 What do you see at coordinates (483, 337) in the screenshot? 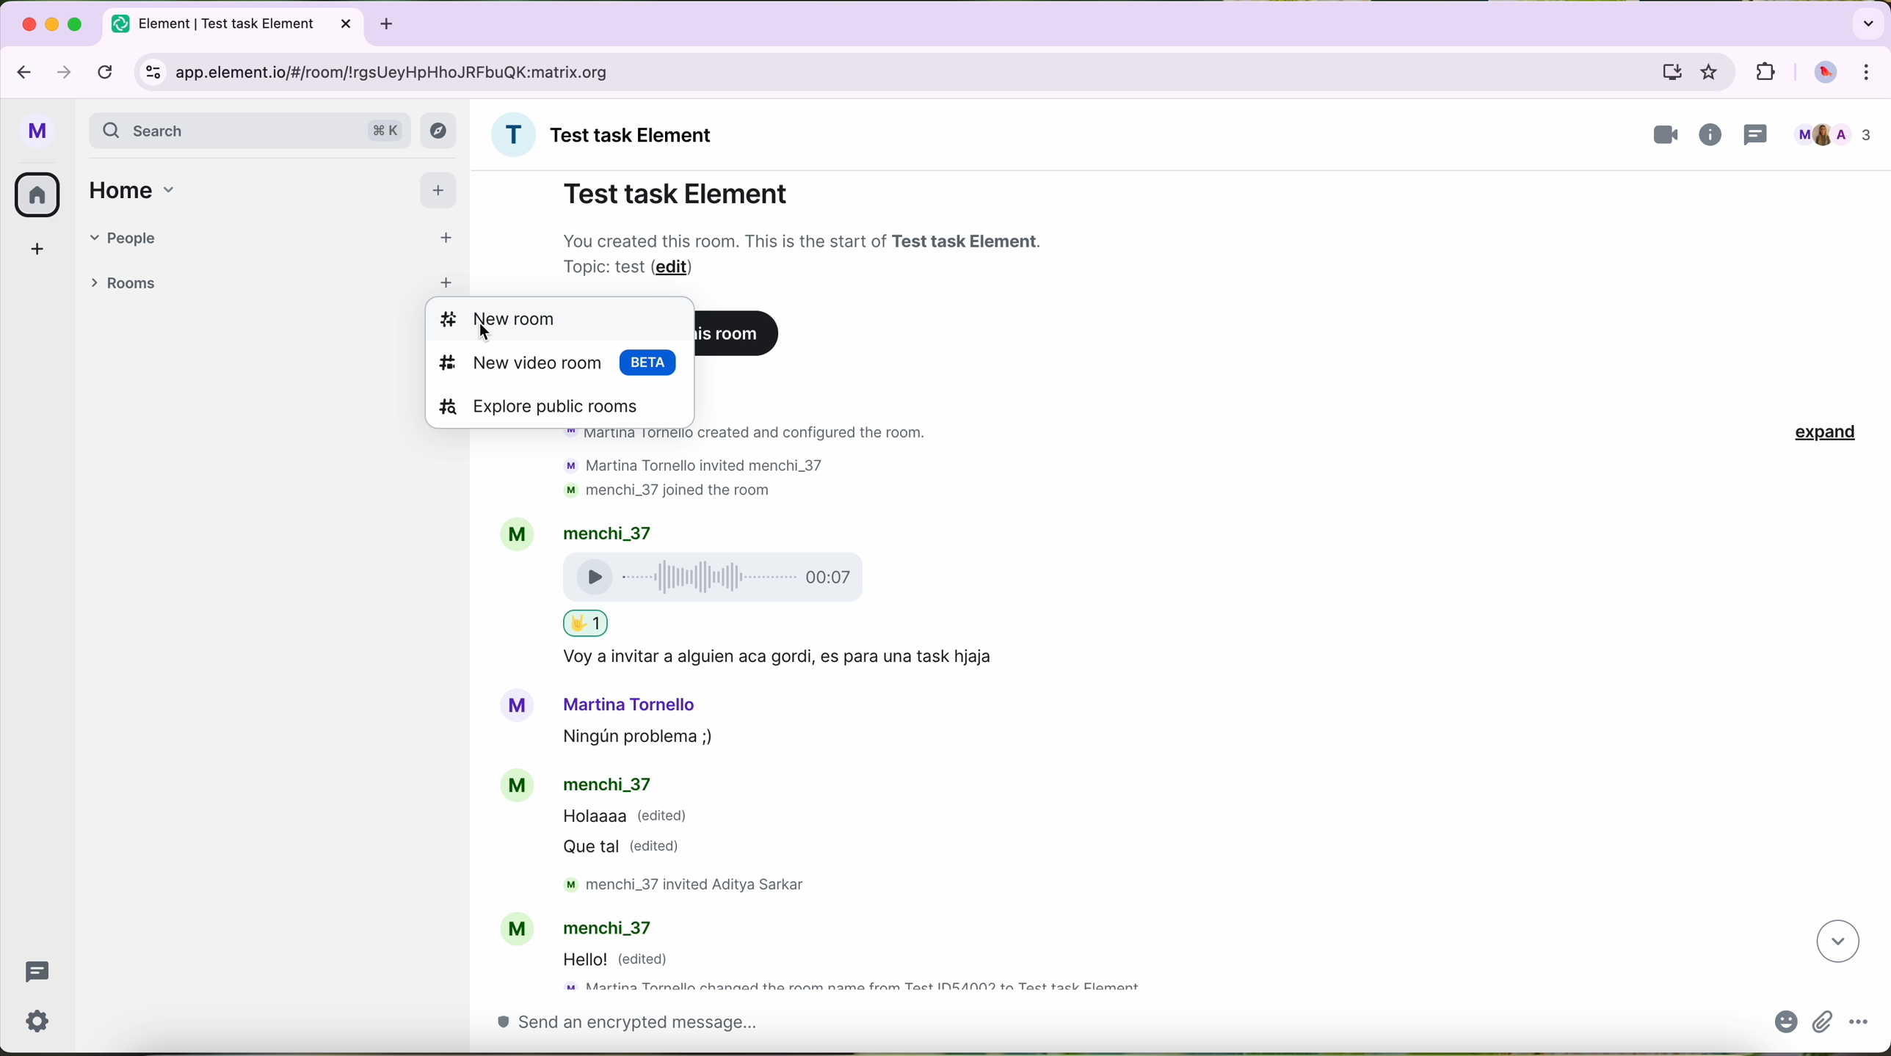
I see `cursor` at bounding box center [483, 337].